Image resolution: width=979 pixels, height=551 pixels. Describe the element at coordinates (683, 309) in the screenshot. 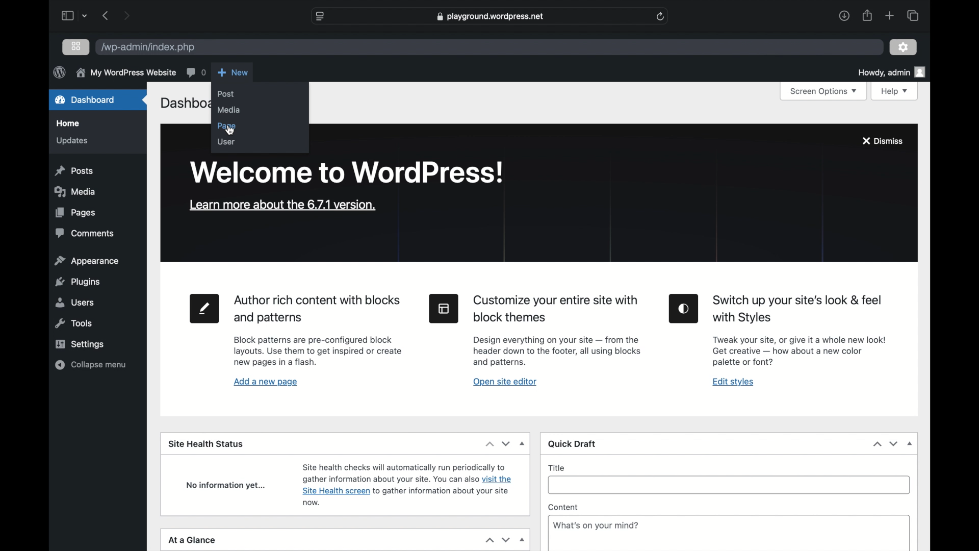

I see `edit styles` at that location.